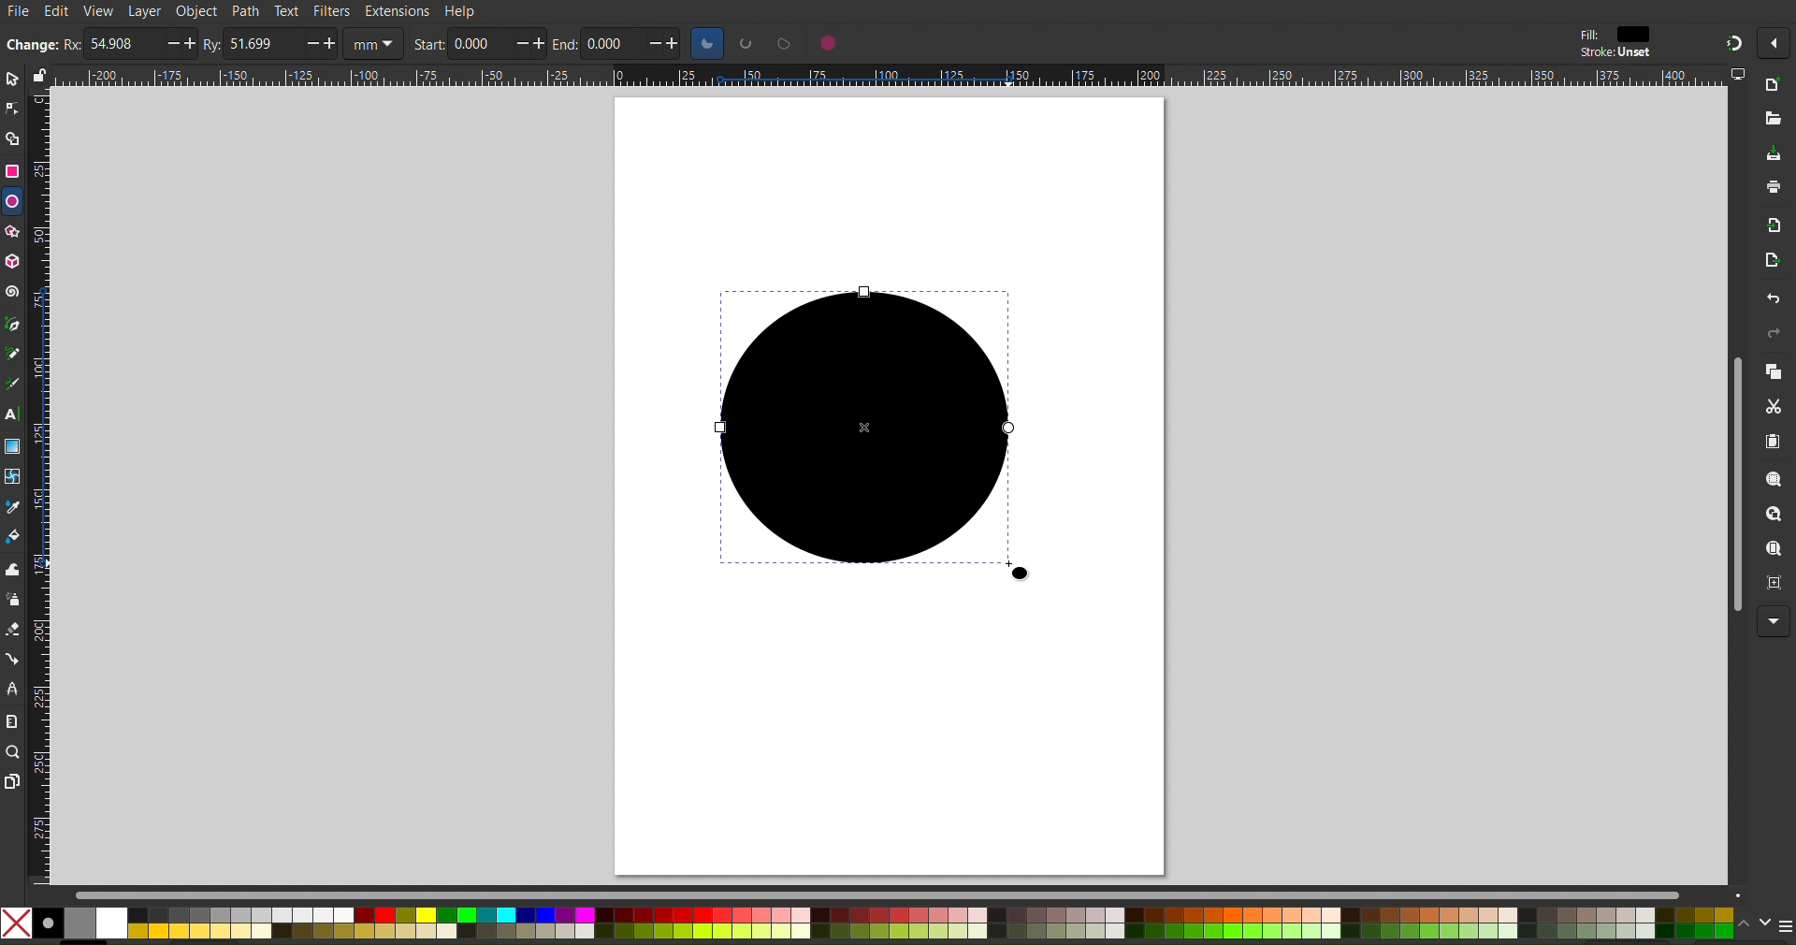  Describe the element at coordinates (1772, 189) in the screenshot. I see `Print` at that location.